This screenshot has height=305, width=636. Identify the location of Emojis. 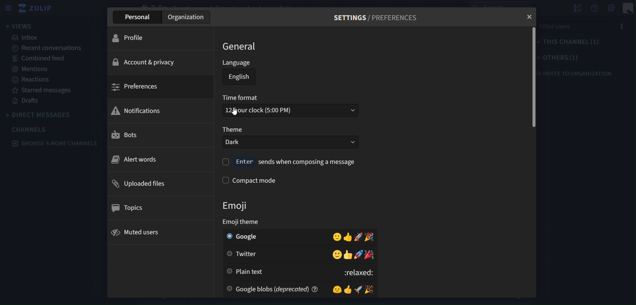
(340, 237).